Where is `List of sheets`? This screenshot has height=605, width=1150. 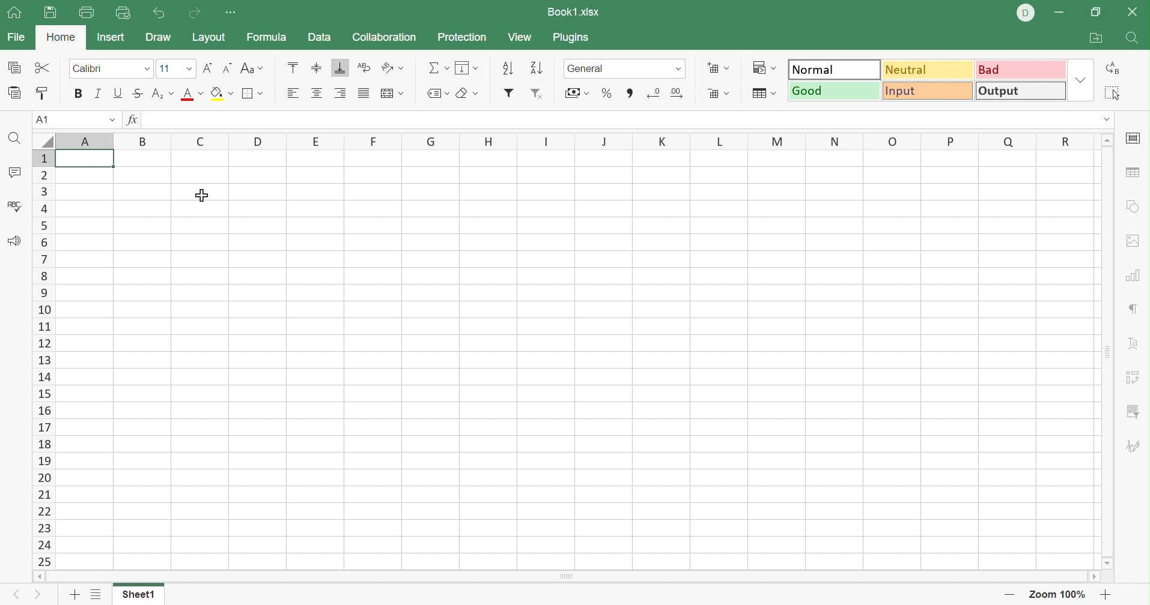
List of sheets is located at coordinates (97, 594).